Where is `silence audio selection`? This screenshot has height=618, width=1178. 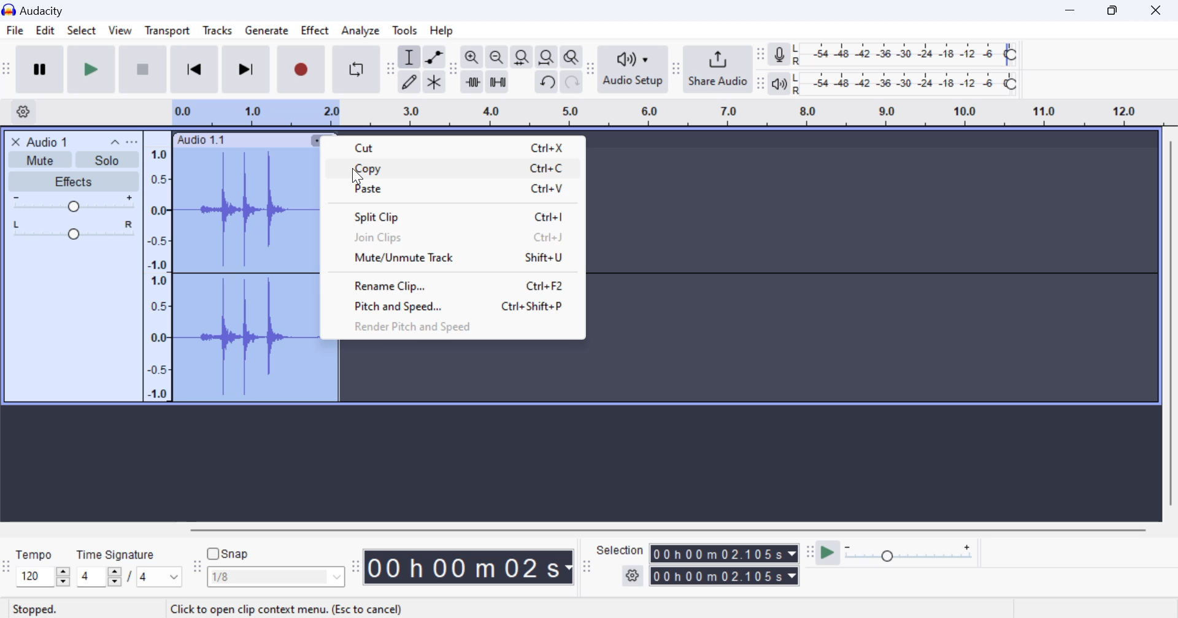 silence audio selection is located at coordinates (498, 83).